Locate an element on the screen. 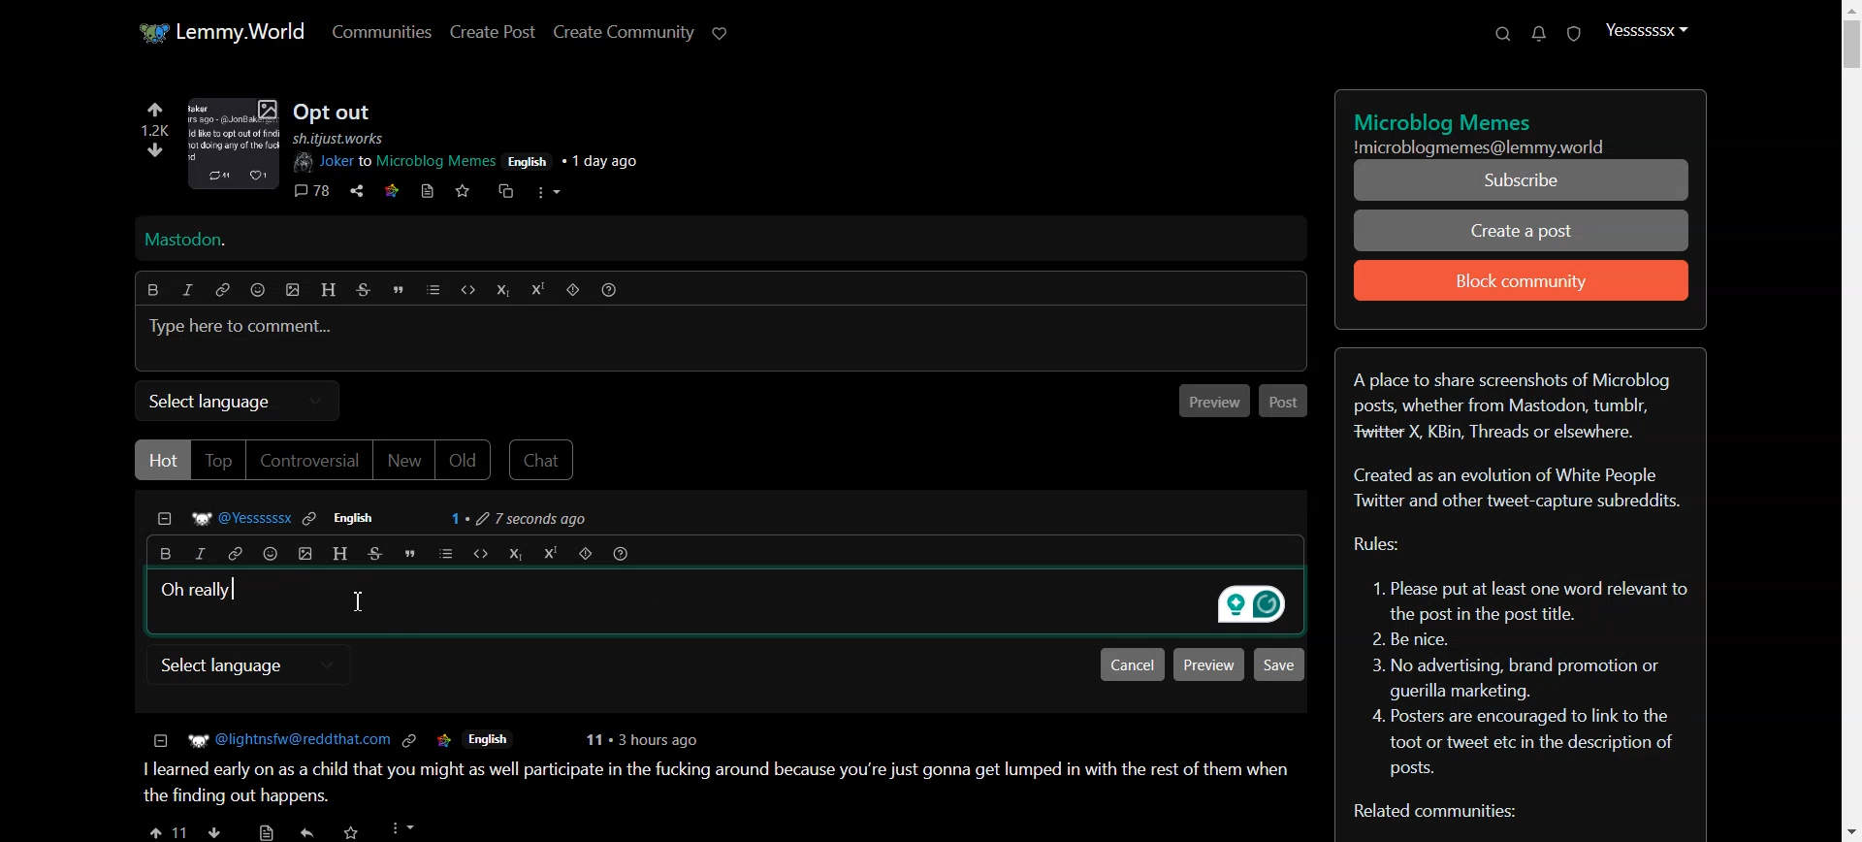 The image size is (1862, 842). Subscript is located at coordinates (513, 554).